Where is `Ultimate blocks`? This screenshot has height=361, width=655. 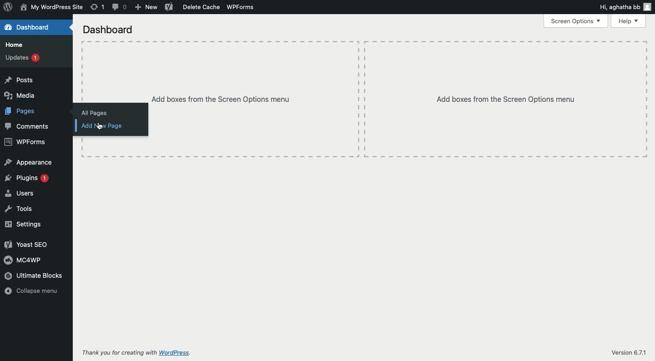 Ultimate blocks is located at coordinates (34, 276).